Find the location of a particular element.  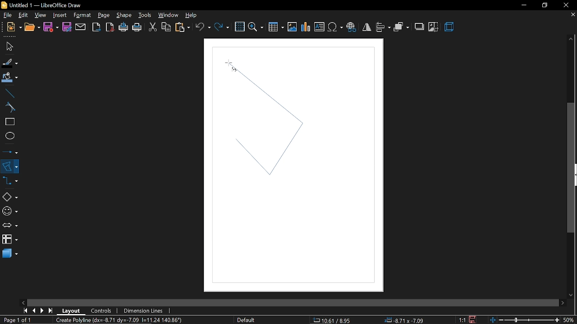

move left is located at coordinates (23, 302).